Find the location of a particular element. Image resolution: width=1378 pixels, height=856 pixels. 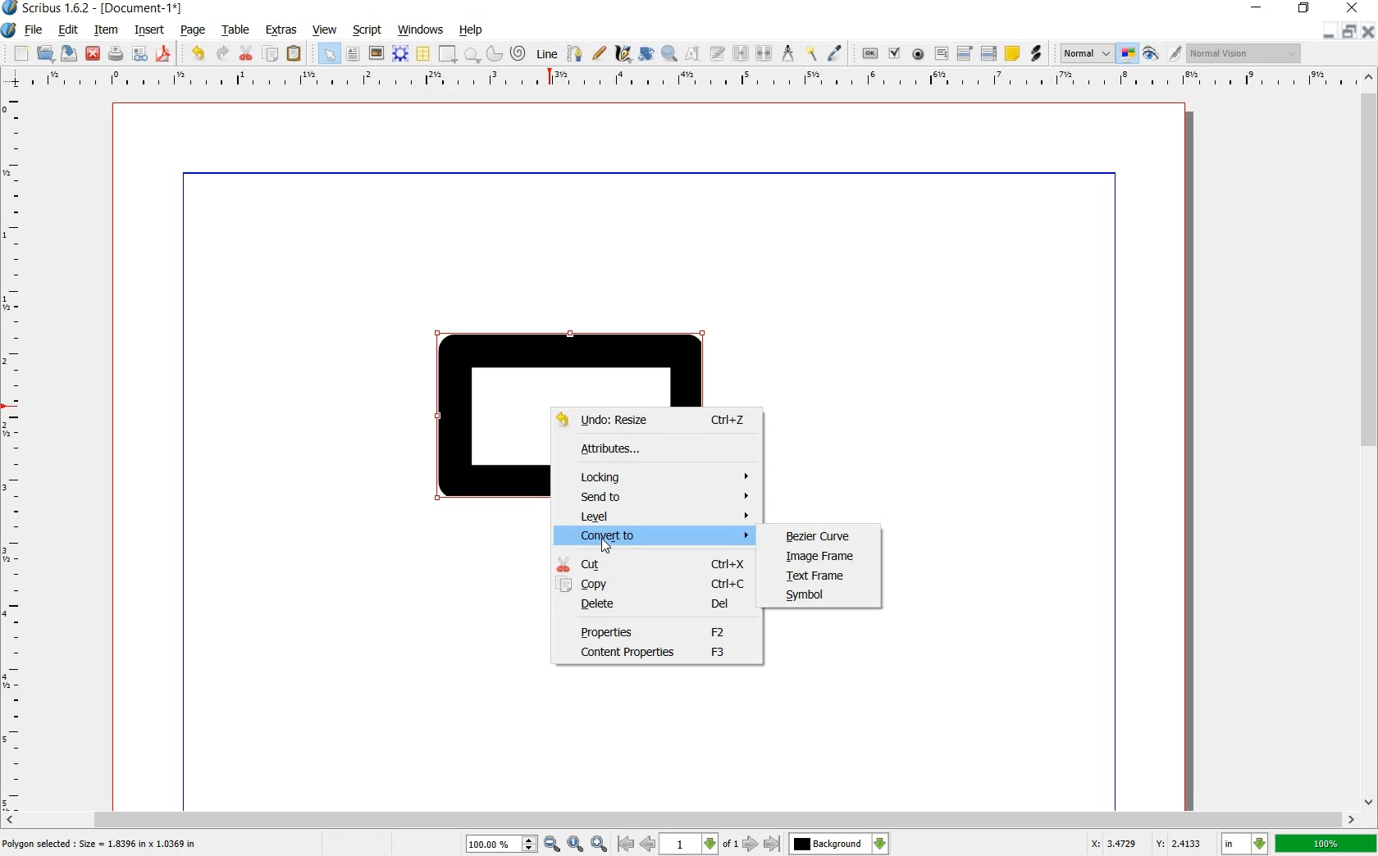

measurements is located at coordinates (788, 52).